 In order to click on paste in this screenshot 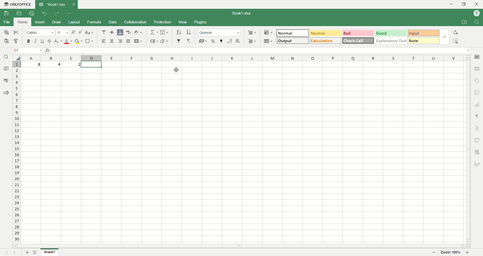, I will do `click(16, 41)`.